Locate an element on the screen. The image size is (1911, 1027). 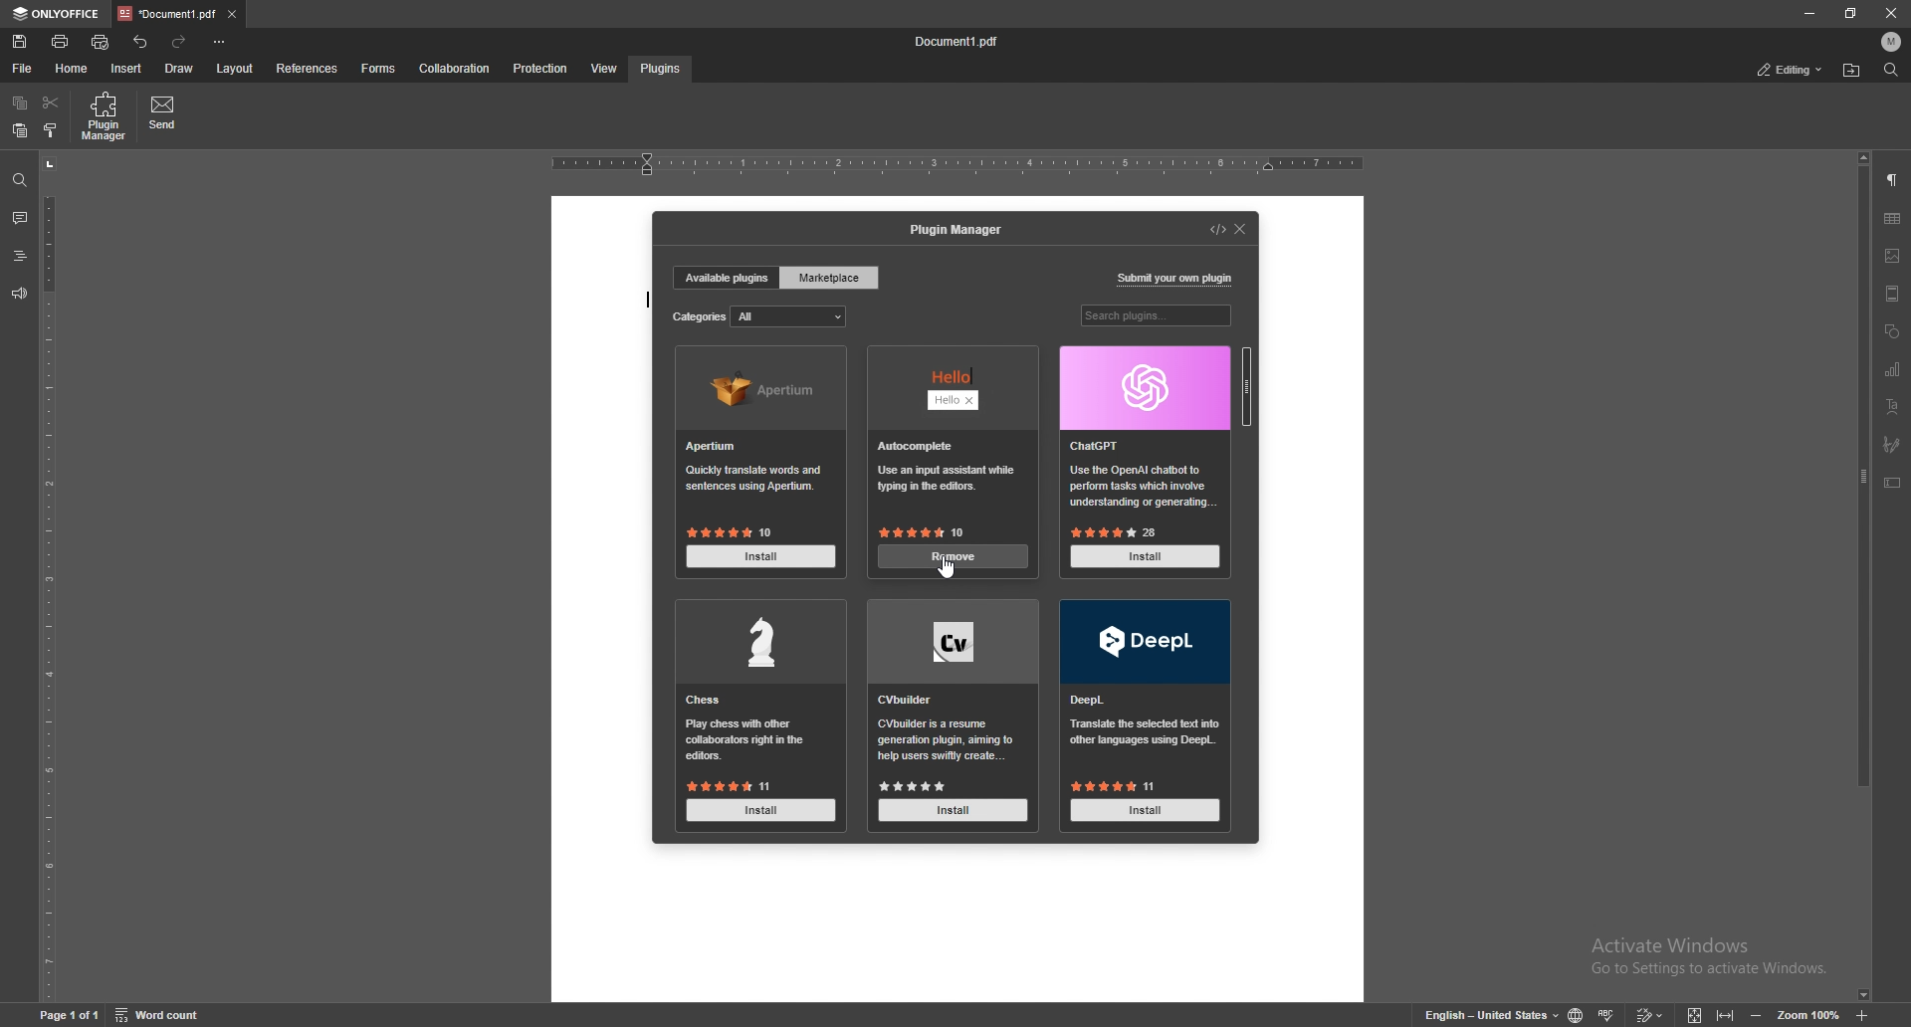
text art is located at coordinates (1894, 406).